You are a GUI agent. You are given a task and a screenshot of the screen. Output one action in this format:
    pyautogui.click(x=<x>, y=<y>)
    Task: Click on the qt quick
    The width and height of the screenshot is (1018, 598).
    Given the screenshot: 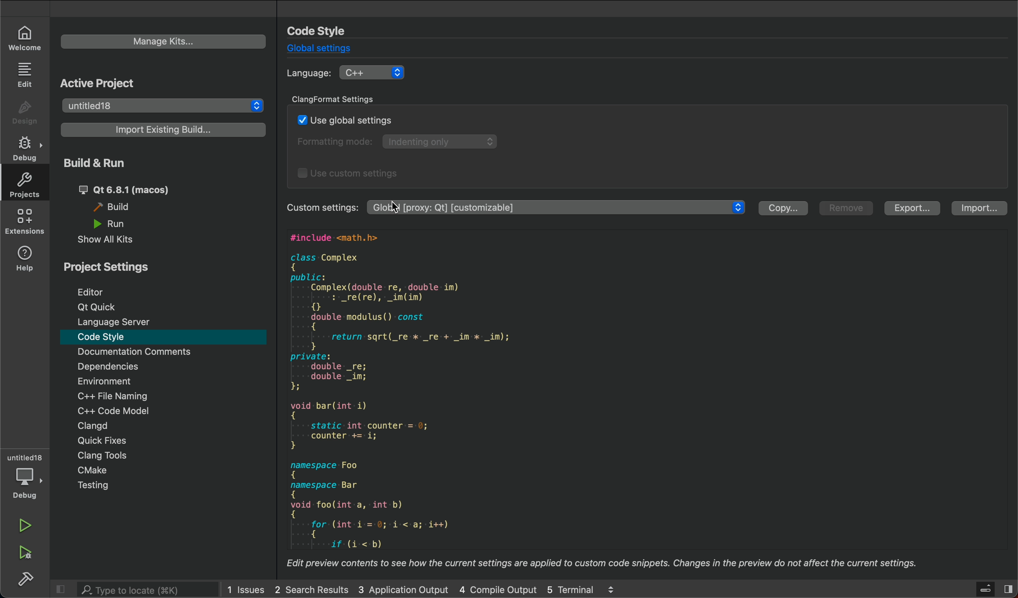 What is the action you would take?
    pyautogui.click(x=97, y=307)
    